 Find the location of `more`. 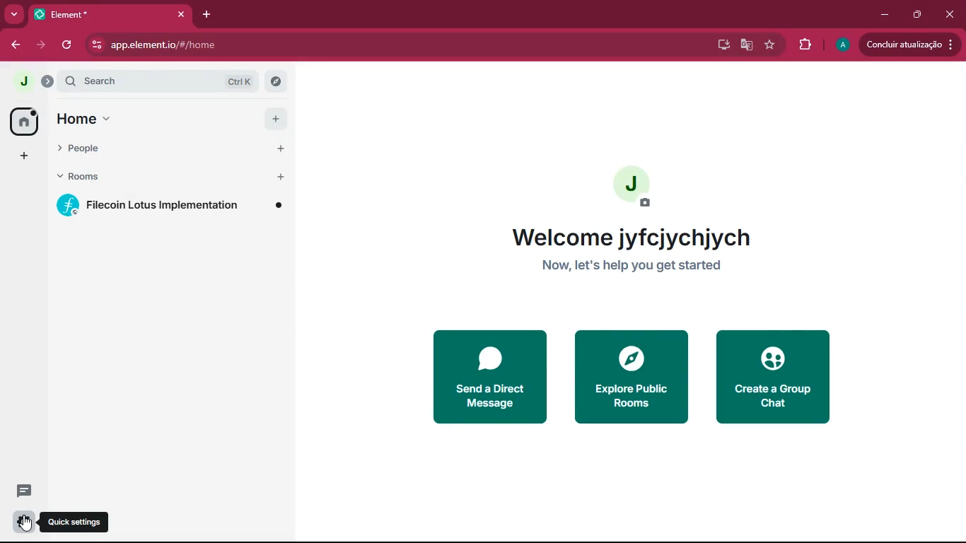

more is located at coordinates (13, 13).